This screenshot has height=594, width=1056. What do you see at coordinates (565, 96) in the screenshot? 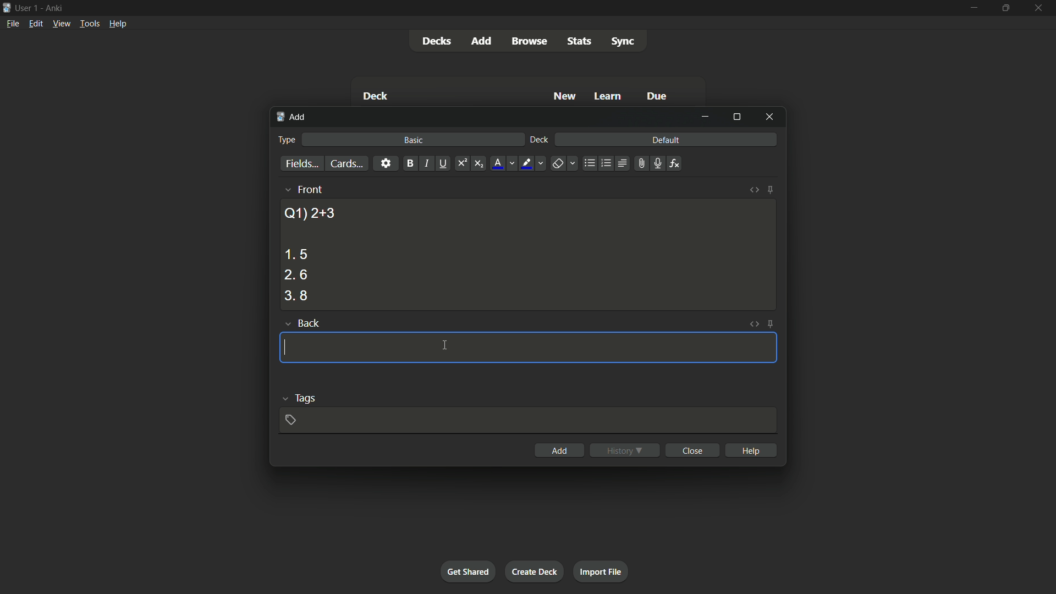
I see `new` at bounding box center [565, 96].